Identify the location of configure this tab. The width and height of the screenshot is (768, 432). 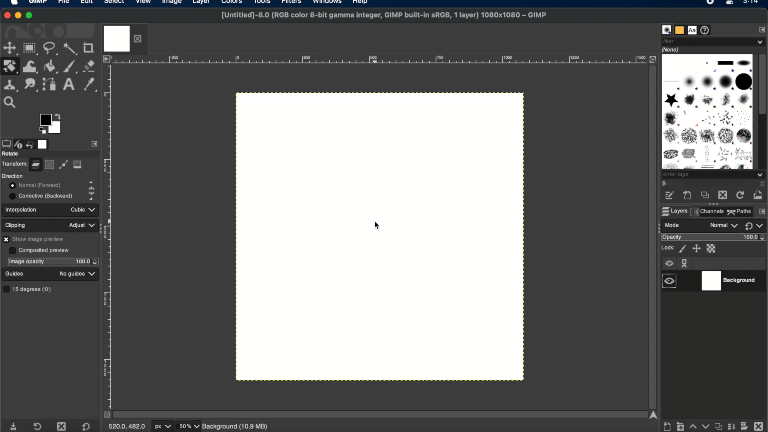
(760, 29).